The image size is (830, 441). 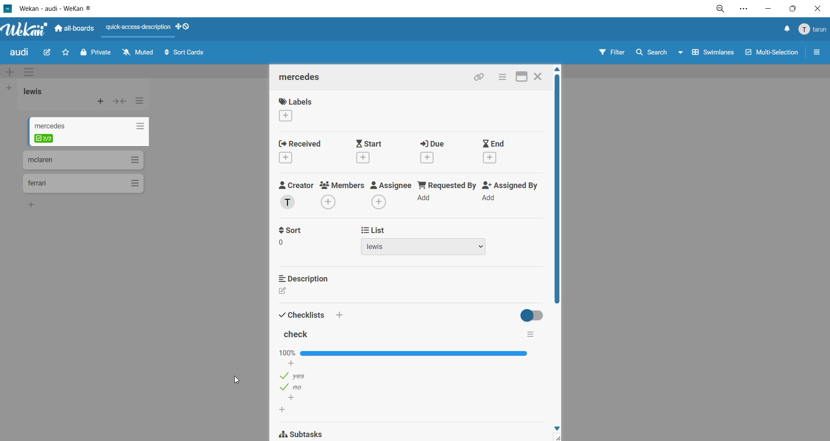 I want to click on add card, so click(x=101, y=102).